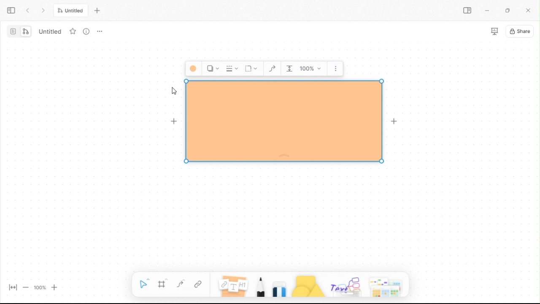 The height and width of the screenshot is (304, 540). I want to click on options, so click(100, 32).